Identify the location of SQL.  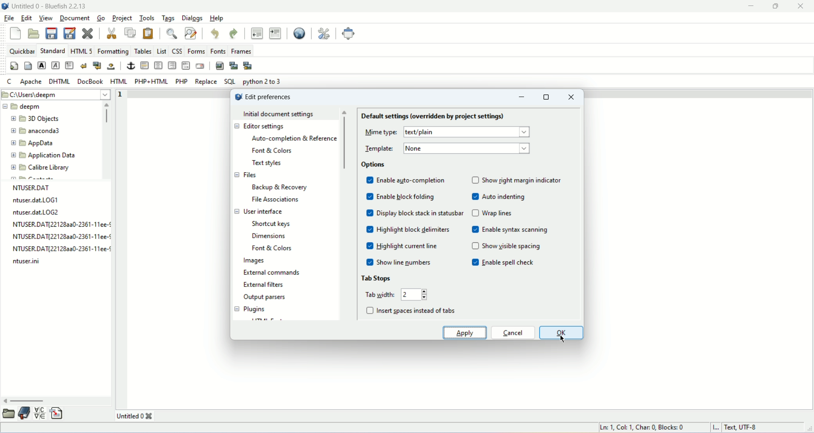
(230, 81).